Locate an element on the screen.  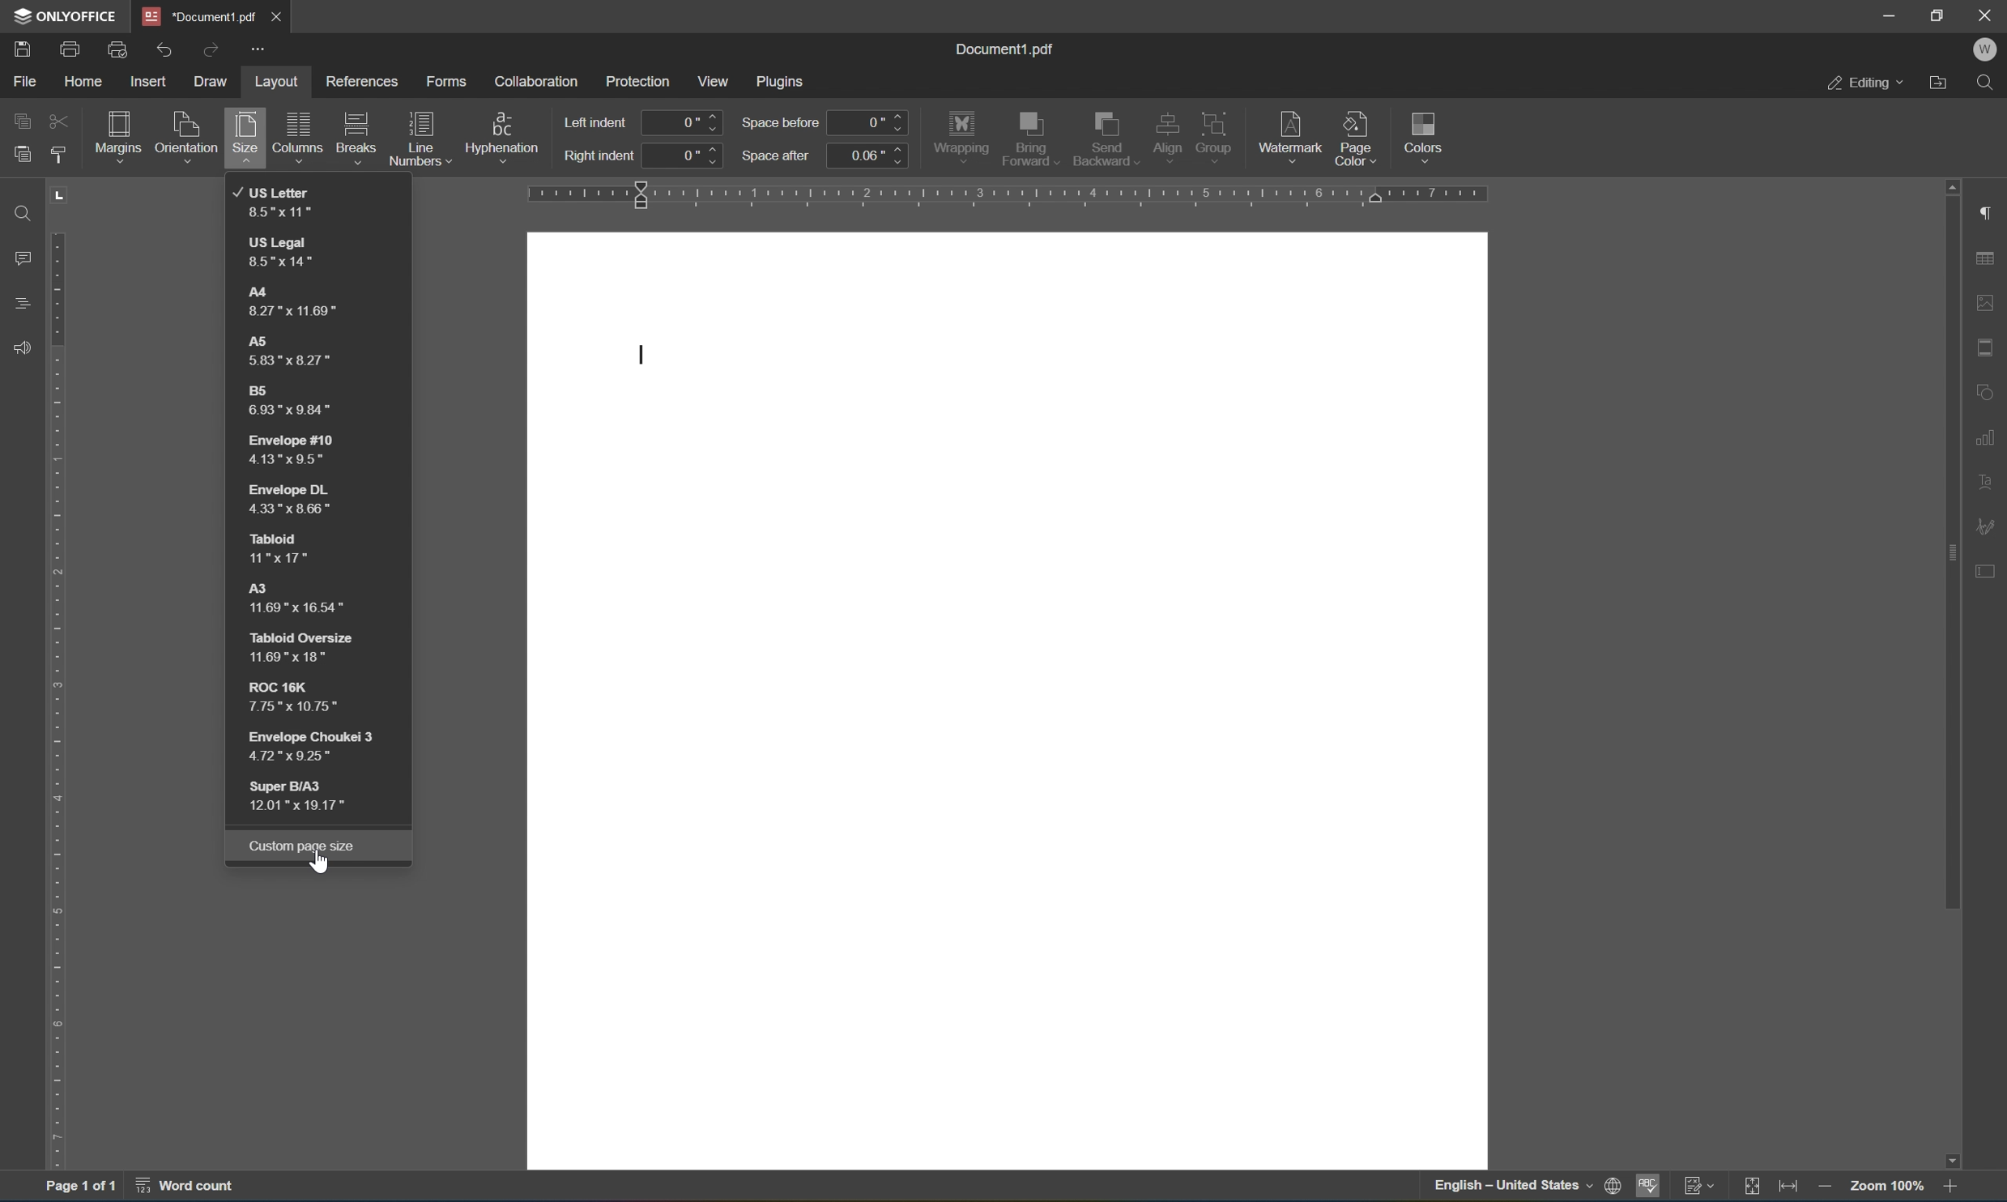
view is located at coordinates (718, 80).